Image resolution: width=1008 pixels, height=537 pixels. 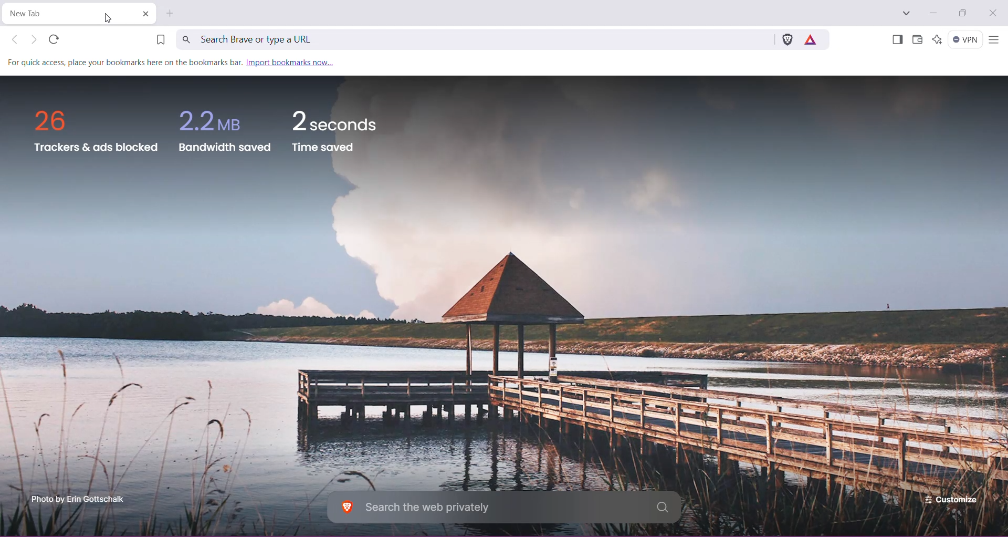 I want to click on trackers and ads blocked, so click(x=97, y=132).